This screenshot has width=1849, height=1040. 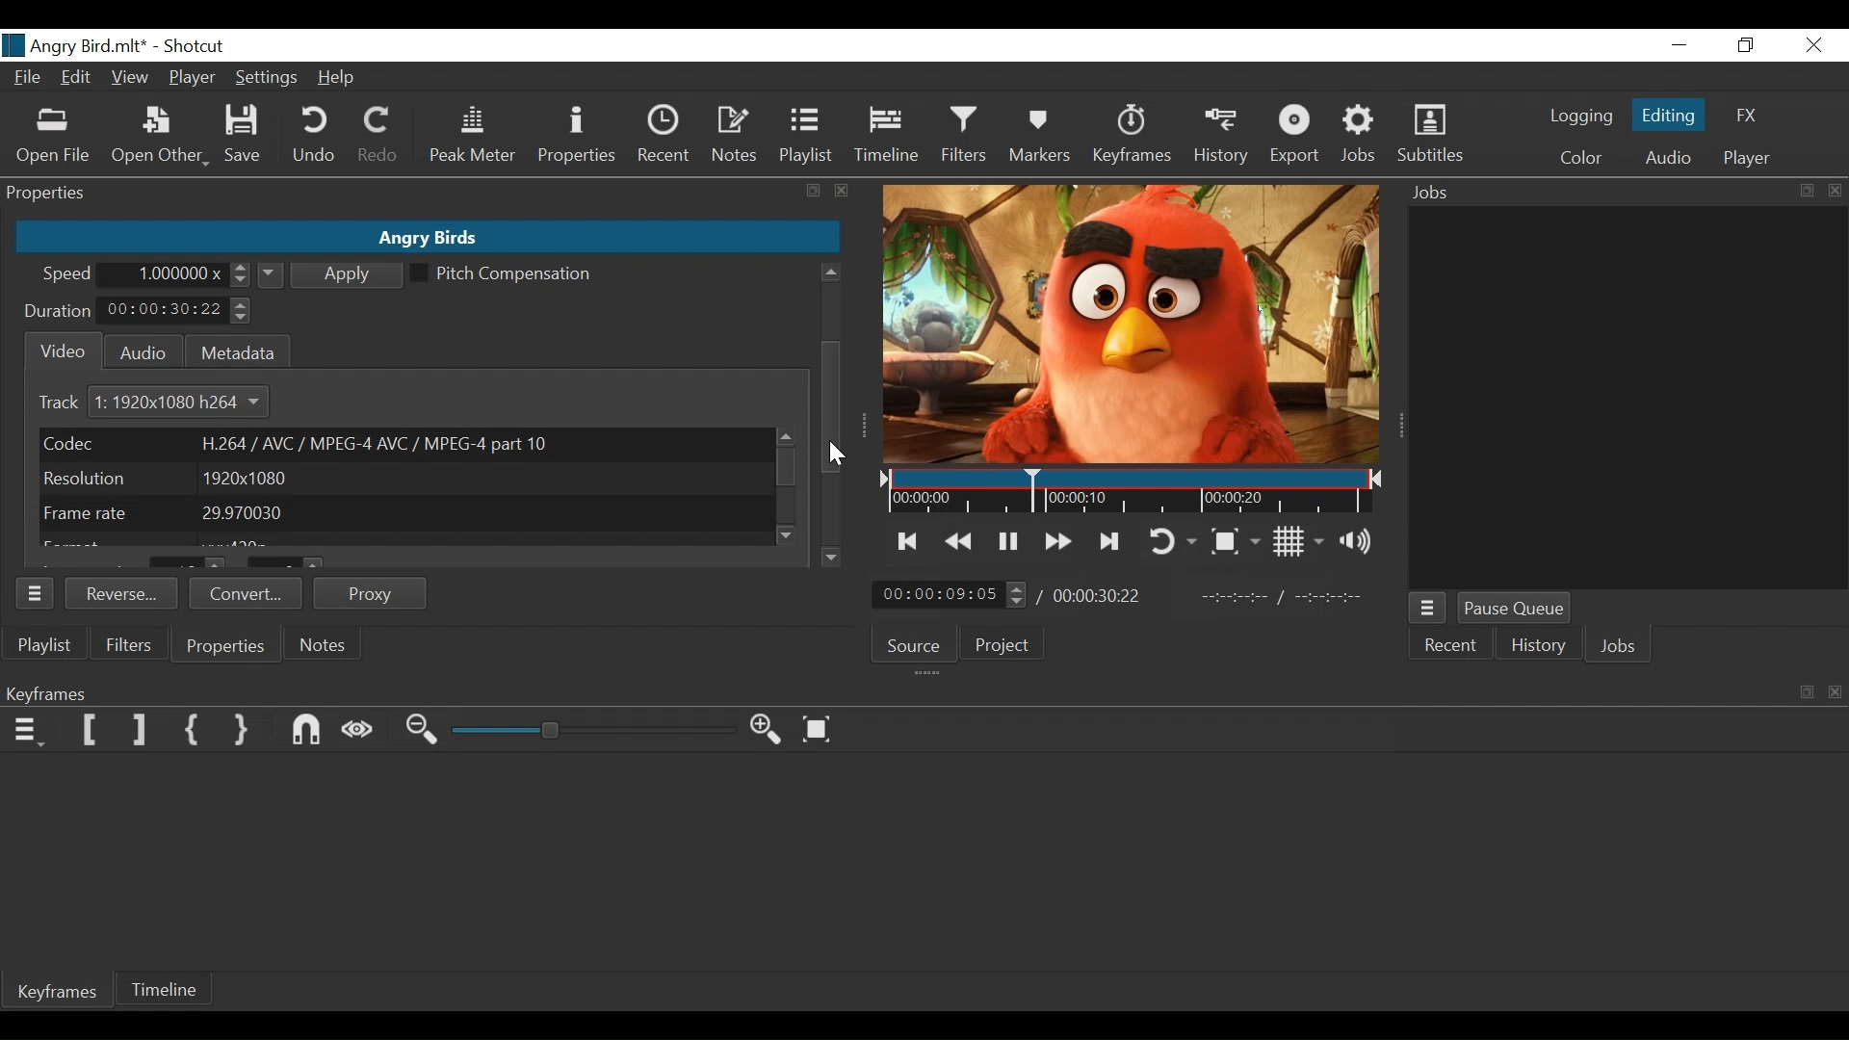 What do you see at coordinates (1030, 491) in the screenshot?
I see `Insertion cursor` at bounding box center [1030, 491].